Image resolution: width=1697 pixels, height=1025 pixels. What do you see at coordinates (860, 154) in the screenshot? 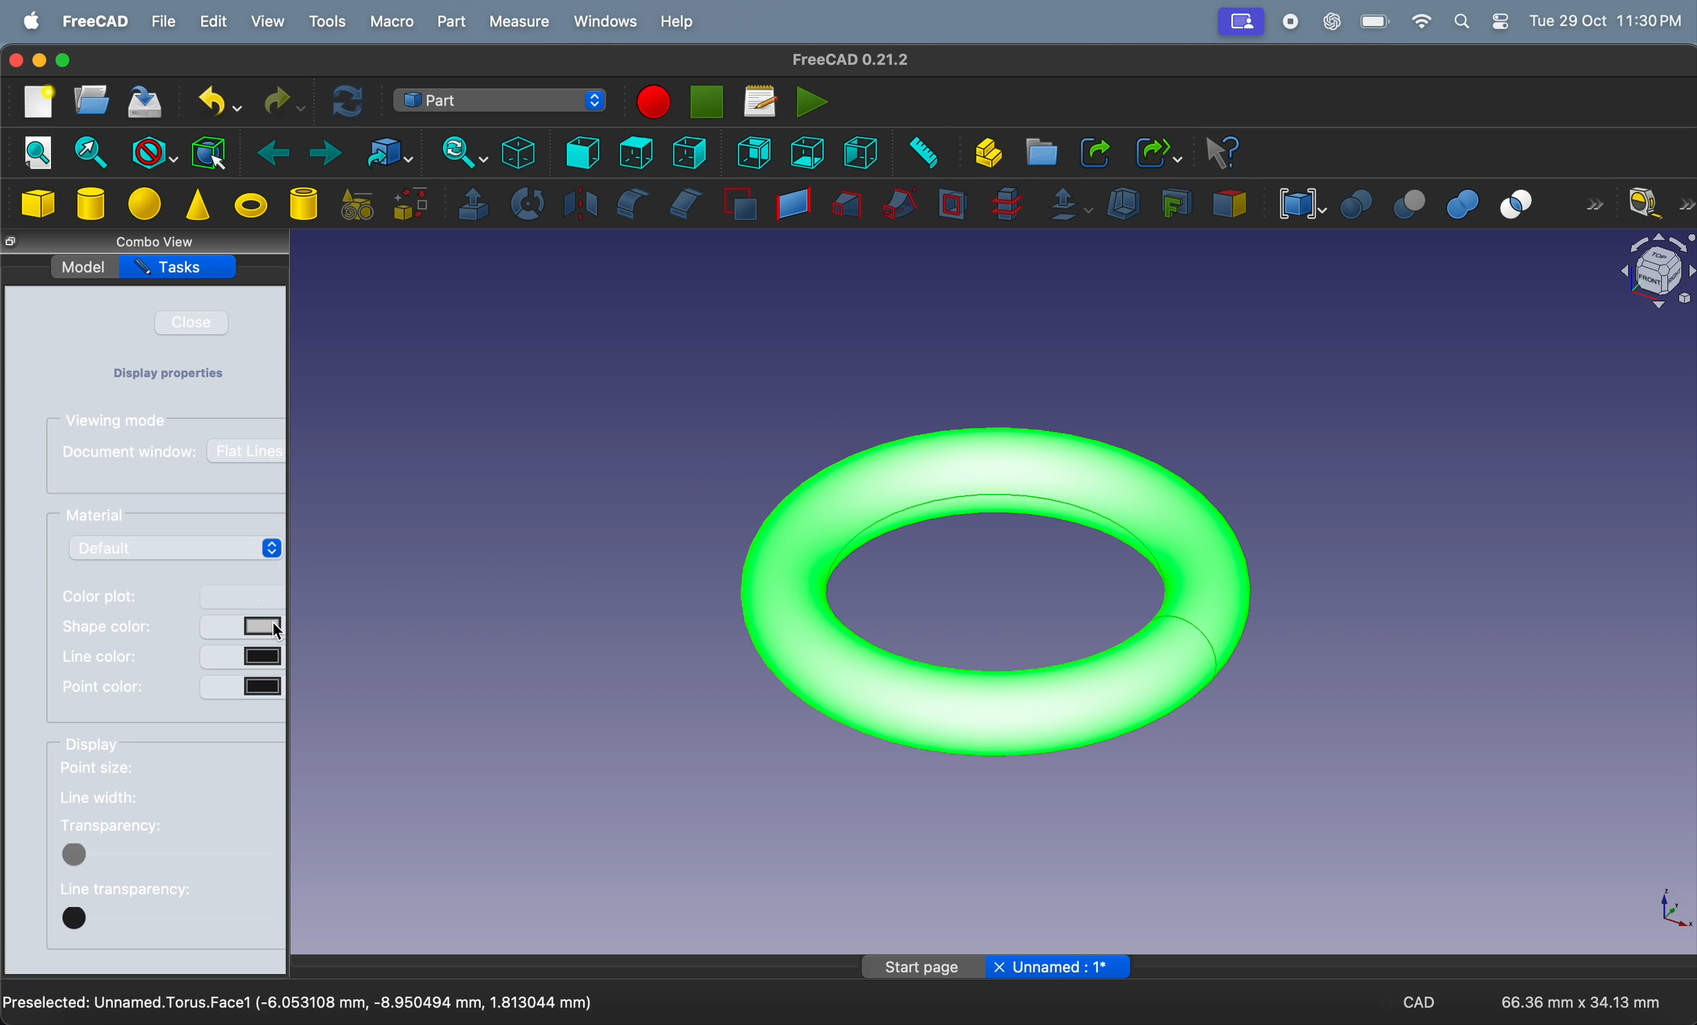
I see `left view` at bounding box center [860, 154].